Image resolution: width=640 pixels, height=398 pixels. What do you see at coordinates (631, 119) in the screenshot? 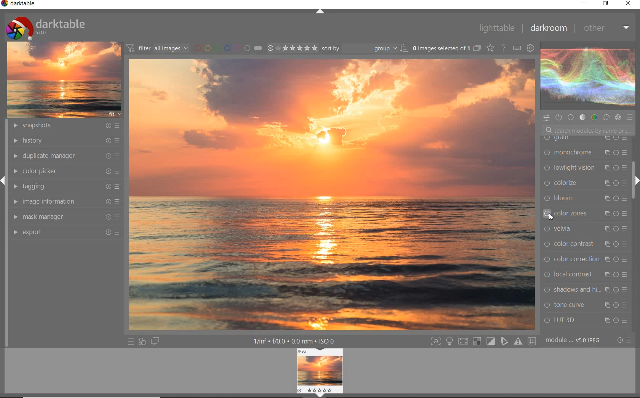
I see `PRESET` at bounding box center [631, 119].